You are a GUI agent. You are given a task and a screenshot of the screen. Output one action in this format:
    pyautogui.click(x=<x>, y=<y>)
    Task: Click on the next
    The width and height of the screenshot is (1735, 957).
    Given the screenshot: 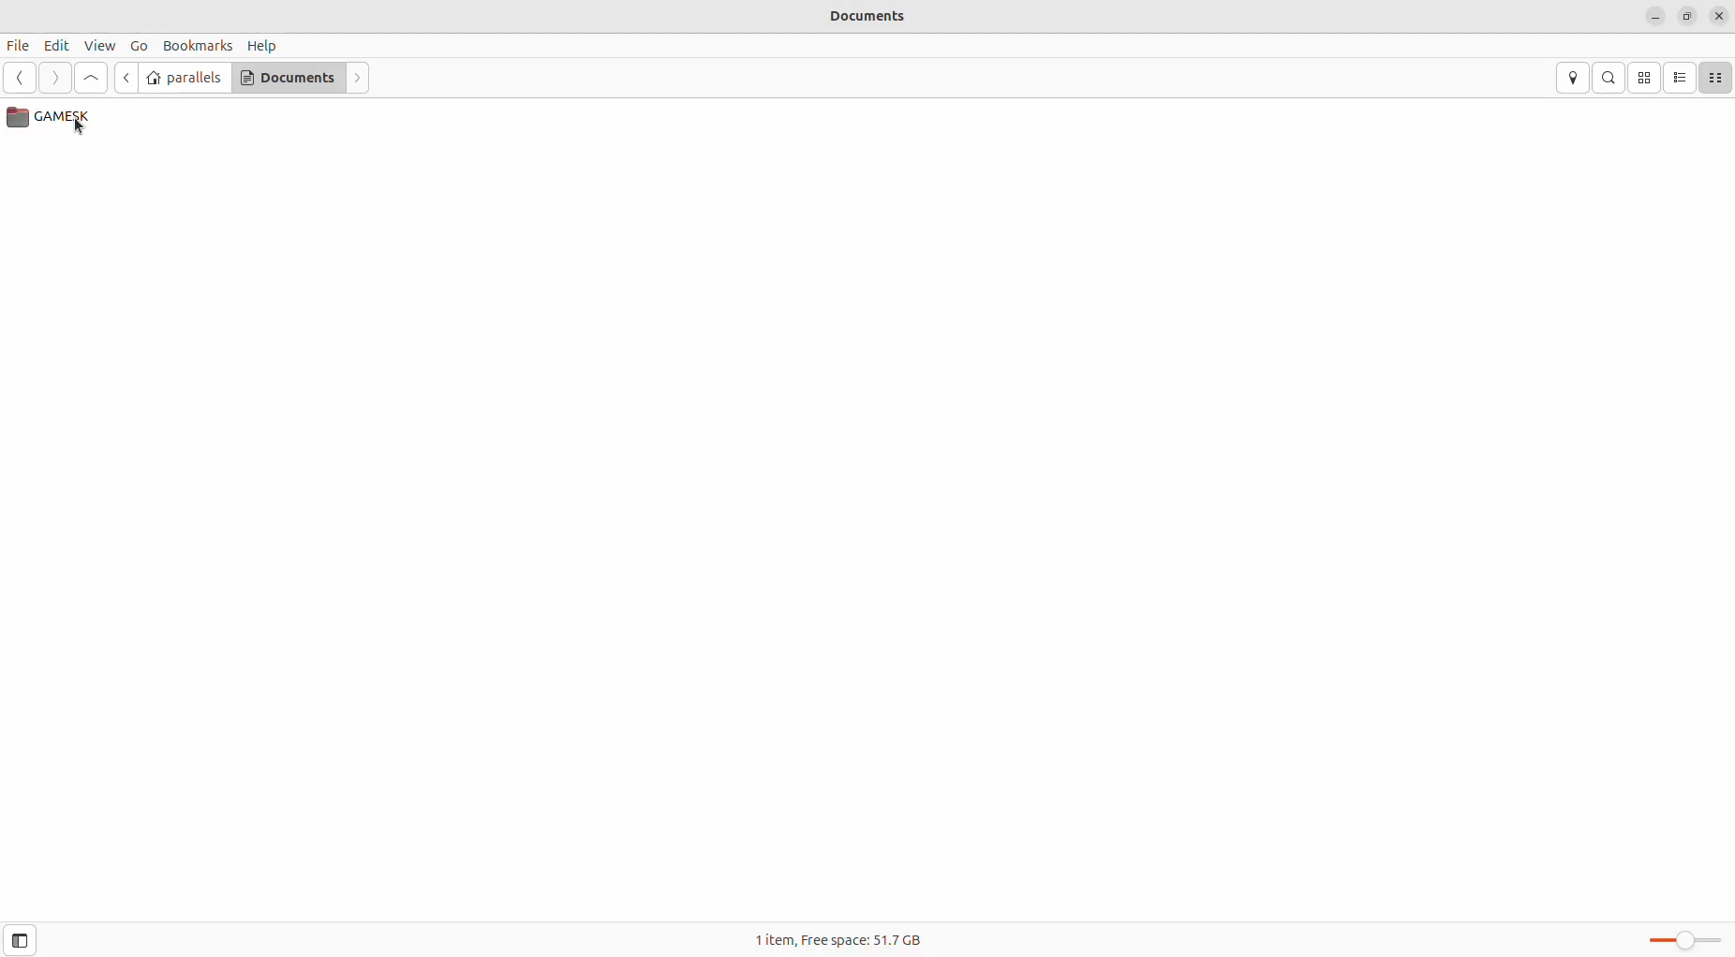 What is the action you would take?
    pyautogui.click(x=53, y=77)
    